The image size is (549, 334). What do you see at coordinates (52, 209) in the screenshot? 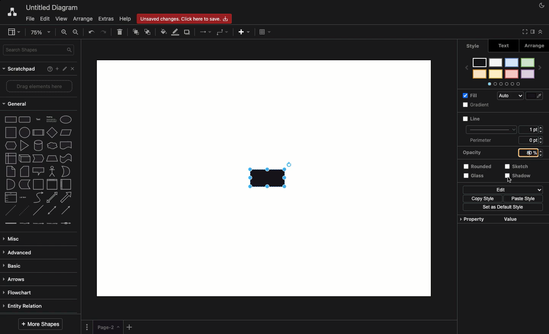
I see `bidirectional connector` at bounding box center [52, 209].